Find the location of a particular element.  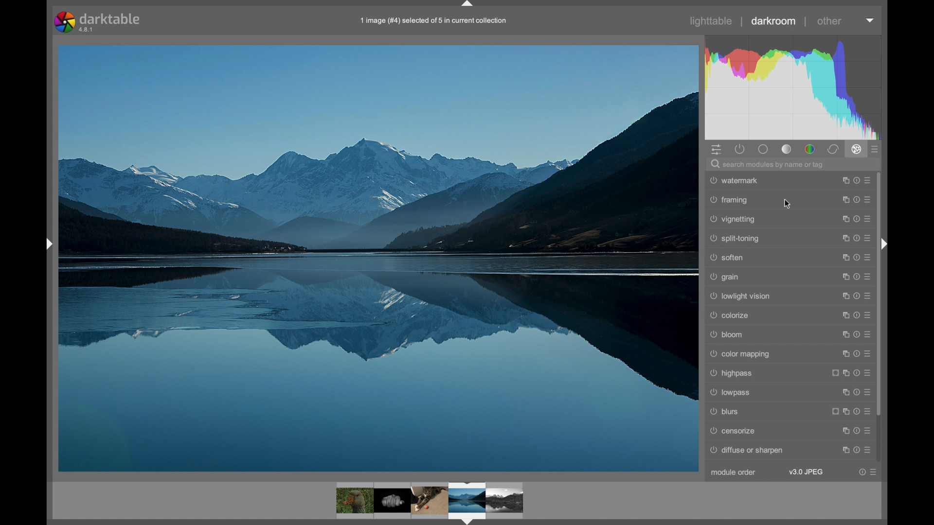

lowpass is located at coordinates (730, 393).